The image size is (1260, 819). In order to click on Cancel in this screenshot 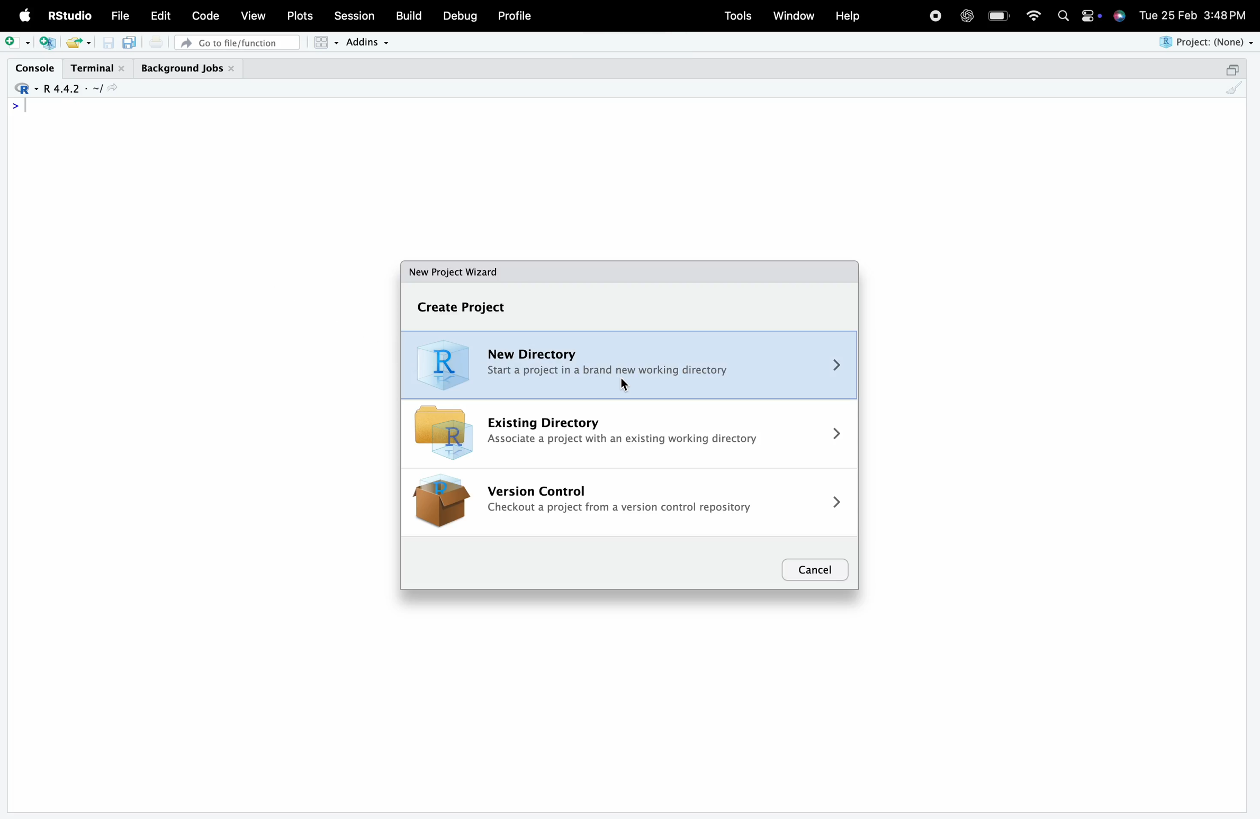, I will do `click(816, 570)`.